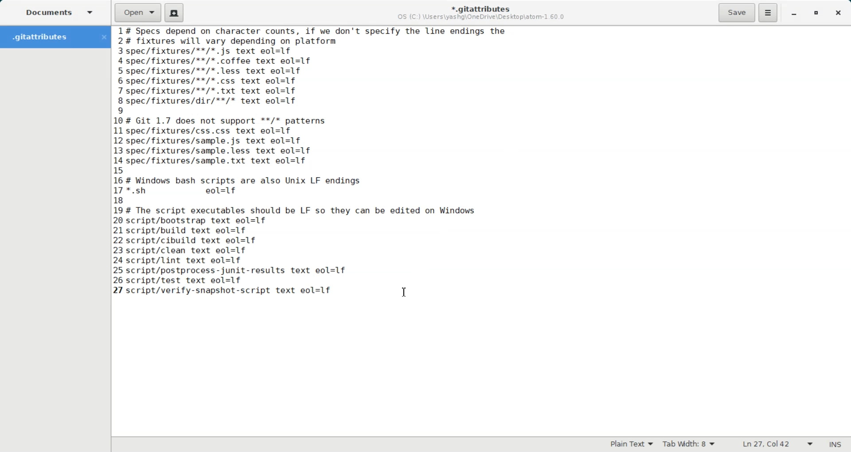  I want to click on Text Cursor, so click(404, 291).